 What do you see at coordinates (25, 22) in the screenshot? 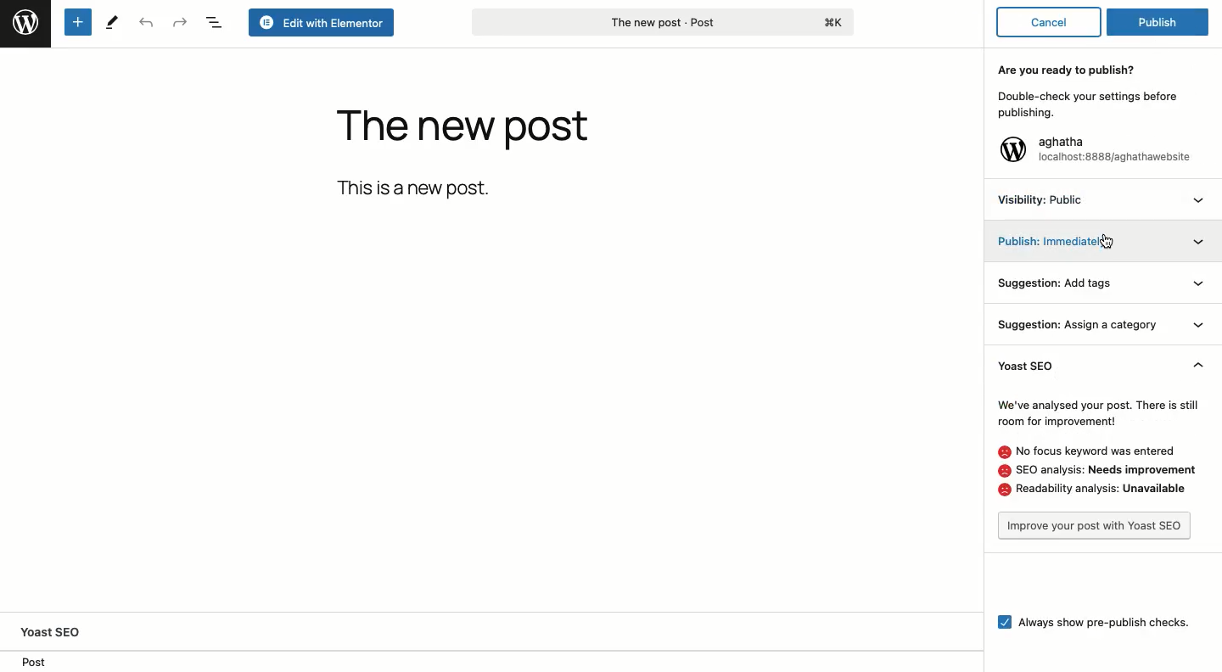
I see `Wordpress logo` at bounding box center [25, 22].